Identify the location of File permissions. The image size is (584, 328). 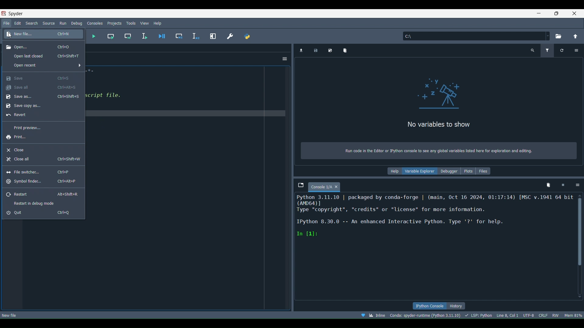
(555, 315).